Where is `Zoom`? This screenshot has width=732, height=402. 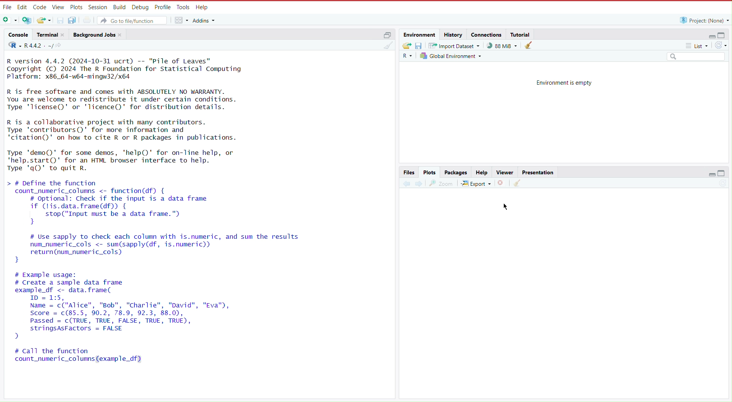
Zoom is located at coordinates (442, 182).